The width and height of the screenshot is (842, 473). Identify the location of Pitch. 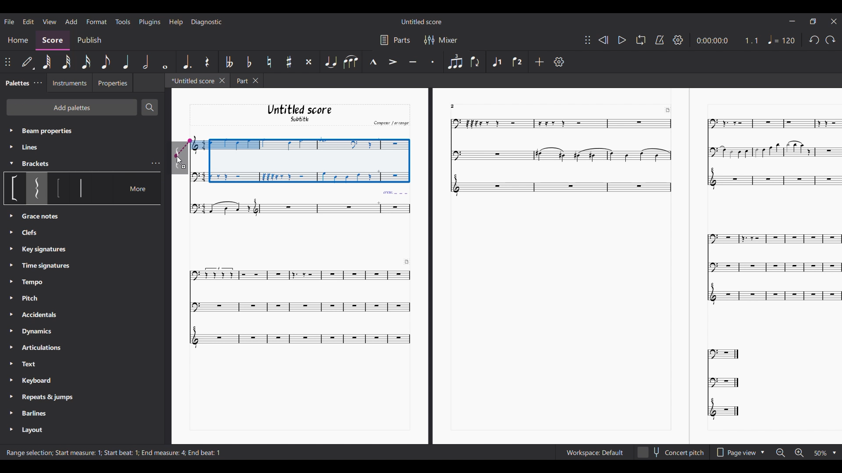
(36, 299).